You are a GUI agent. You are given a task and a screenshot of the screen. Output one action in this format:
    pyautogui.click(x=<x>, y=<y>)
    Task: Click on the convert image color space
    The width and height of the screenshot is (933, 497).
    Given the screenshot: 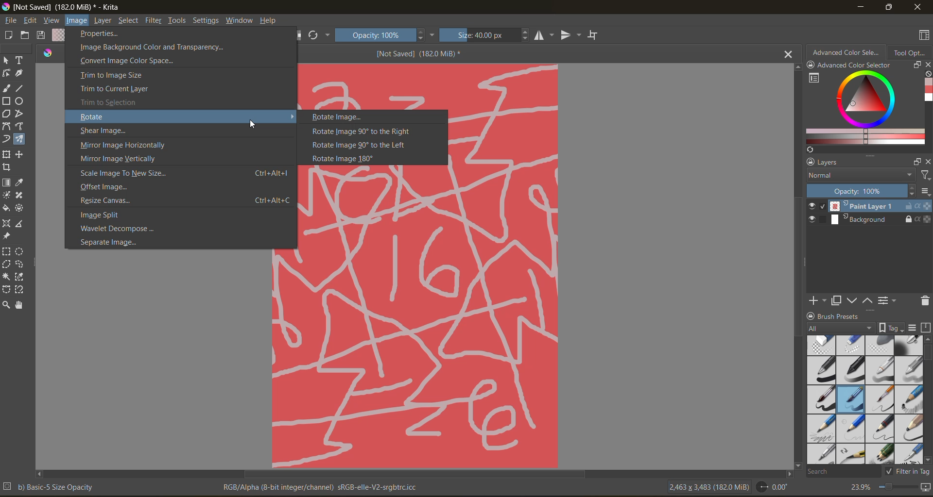 What is the action you would take?
    pyautogui.click(x=130, y=62)
    